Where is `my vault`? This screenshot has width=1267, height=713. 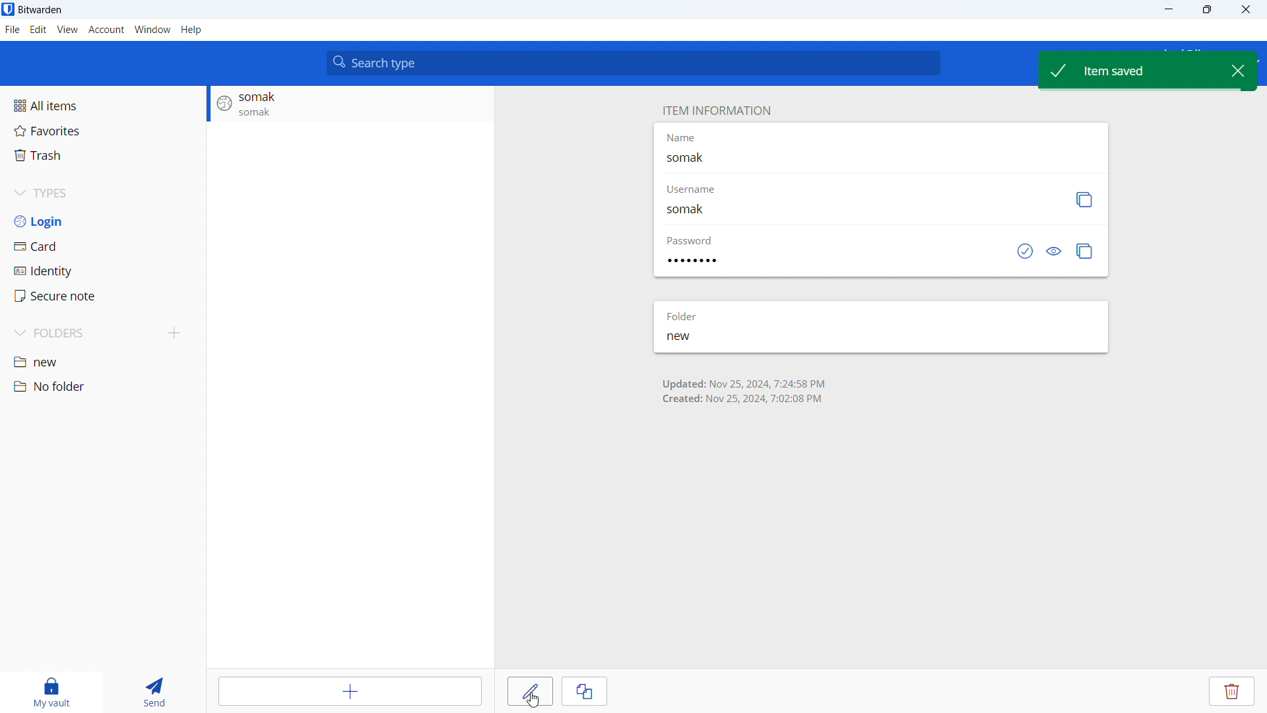
my vault is located at coordinates (52, 693).